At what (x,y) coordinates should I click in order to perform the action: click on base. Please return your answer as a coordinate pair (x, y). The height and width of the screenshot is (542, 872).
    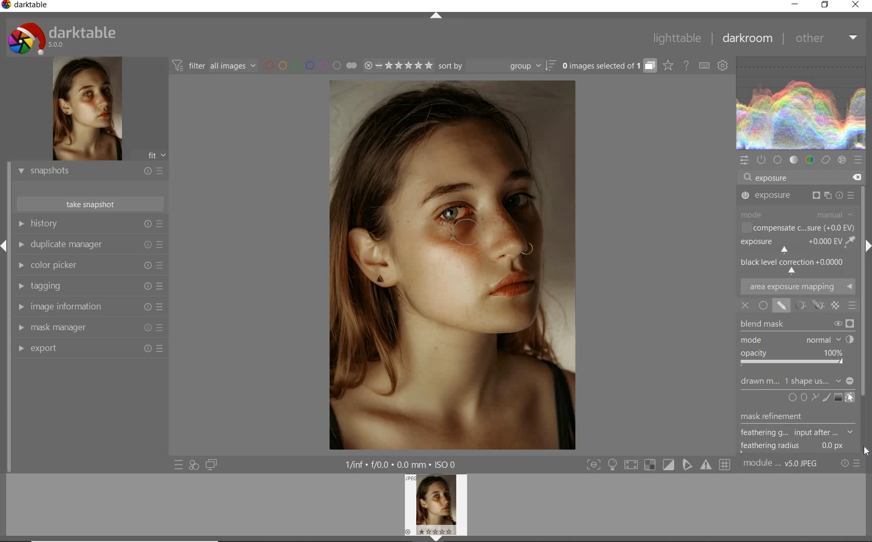
    Looking at the image, I should click on (778, 160).